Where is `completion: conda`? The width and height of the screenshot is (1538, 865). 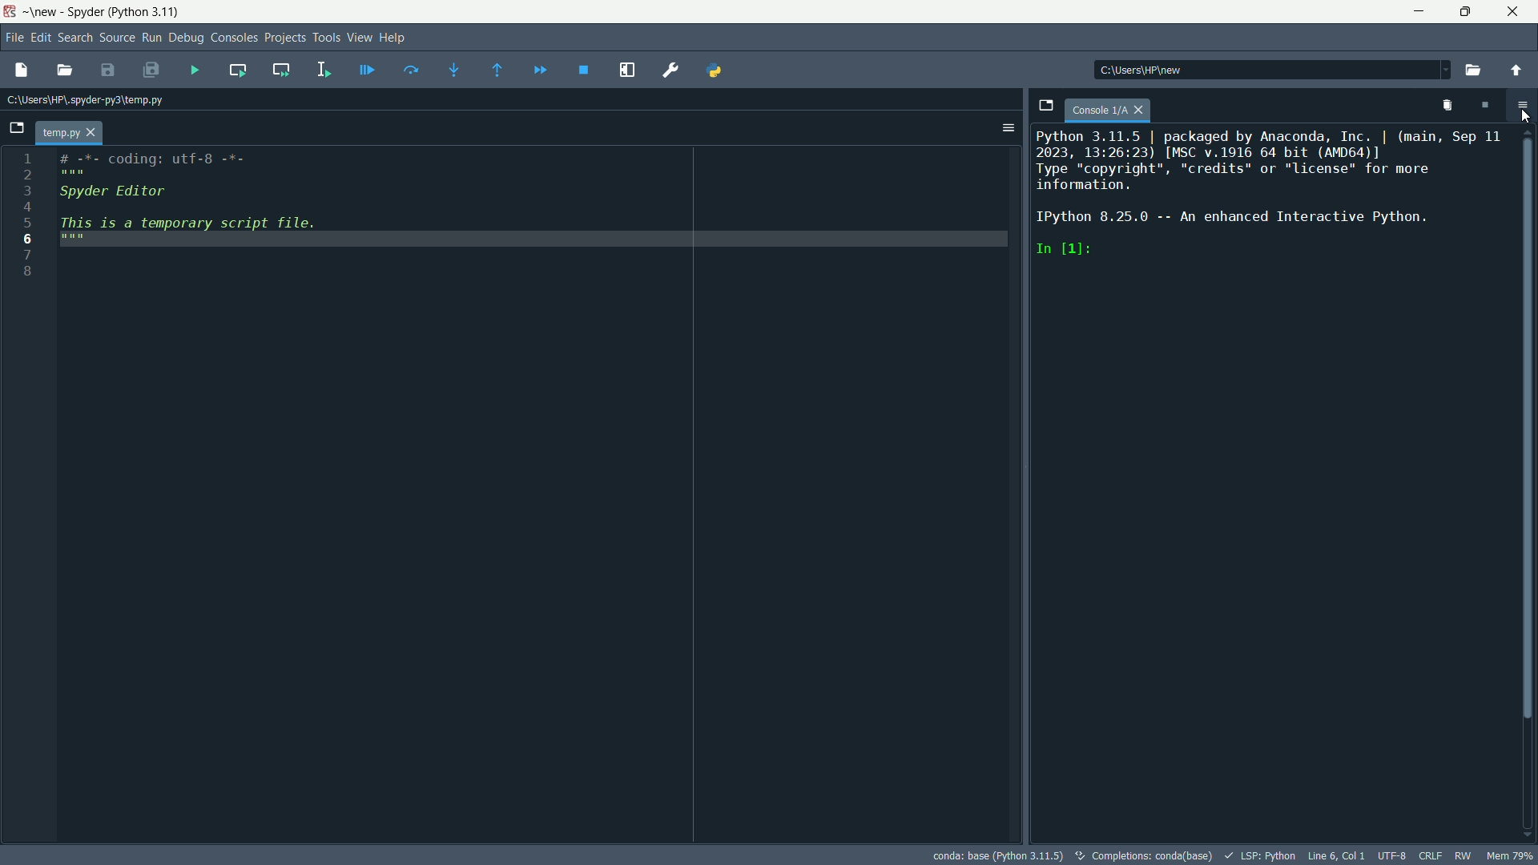
completion: conda is located at coordinates (1141, 855).